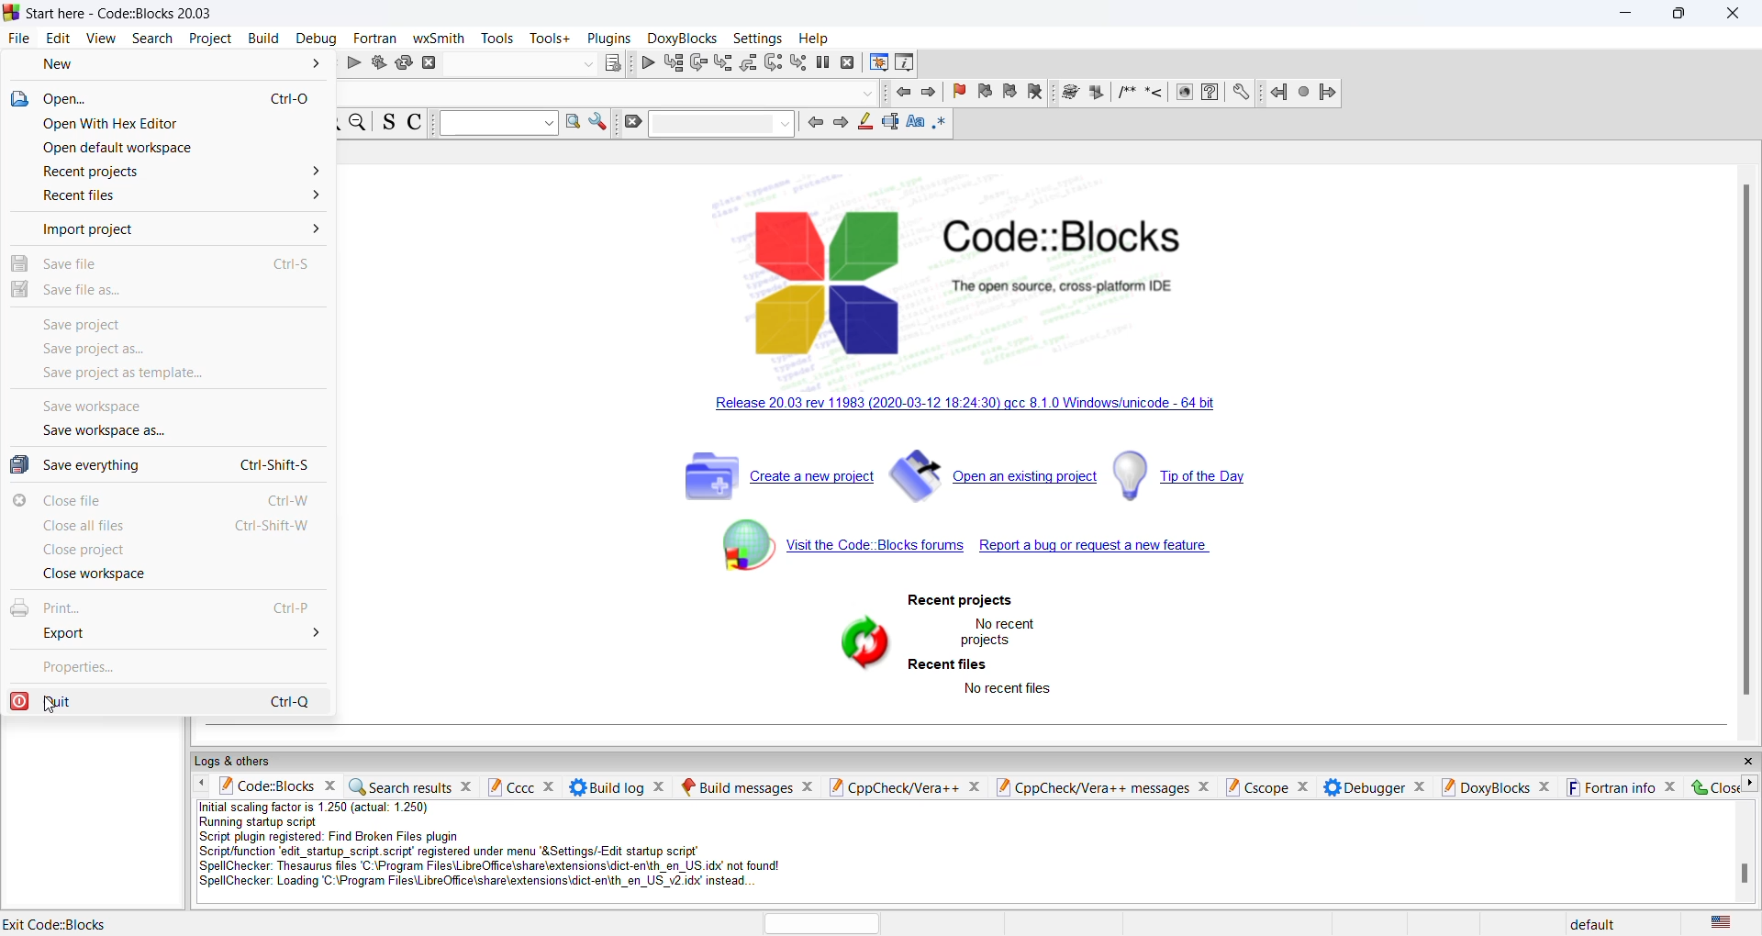 The image size is (1762, 936). What do you see at coordinates (273, 465) in the screenshot?
I see `Ctrl-Shift-S` at bounding box center [273, 465].